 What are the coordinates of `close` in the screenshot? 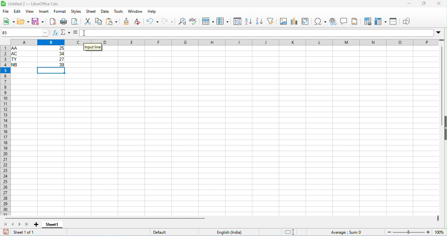 It's located at (439, 4).